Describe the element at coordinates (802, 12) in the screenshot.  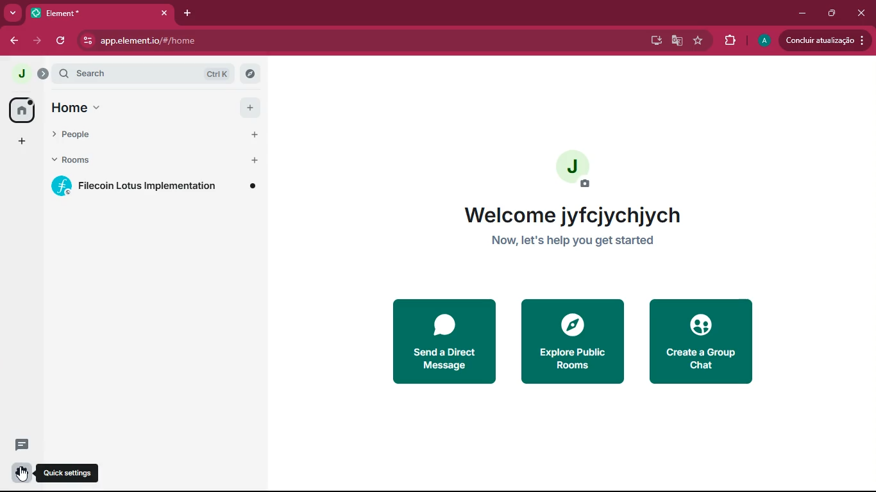
I see `minimize` at that location.